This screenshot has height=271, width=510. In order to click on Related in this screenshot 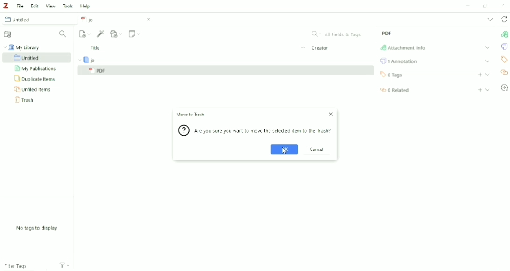, I will do `click(394, 90)`.